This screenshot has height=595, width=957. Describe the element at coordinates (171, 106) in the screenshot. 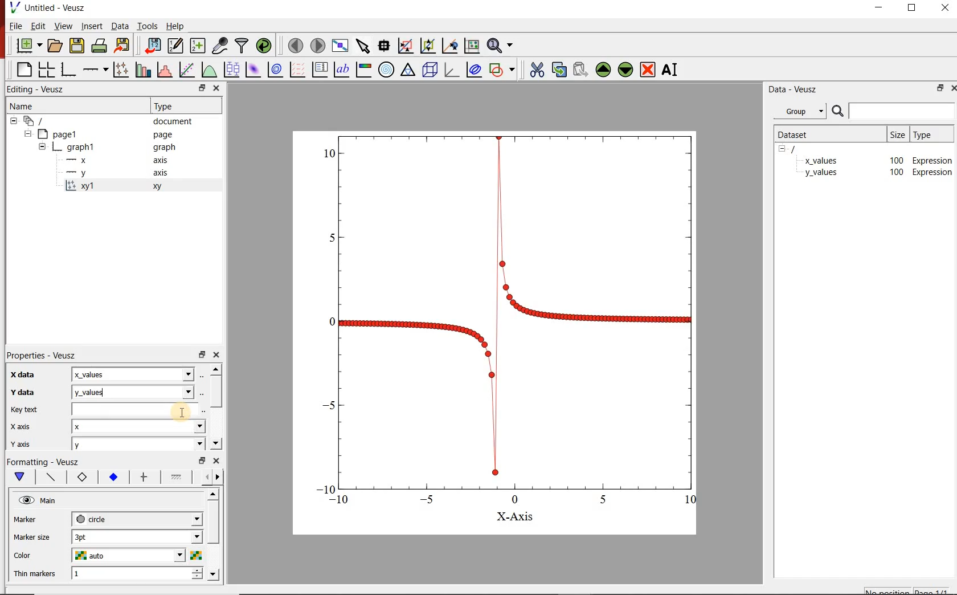

I see `Type` at that location.